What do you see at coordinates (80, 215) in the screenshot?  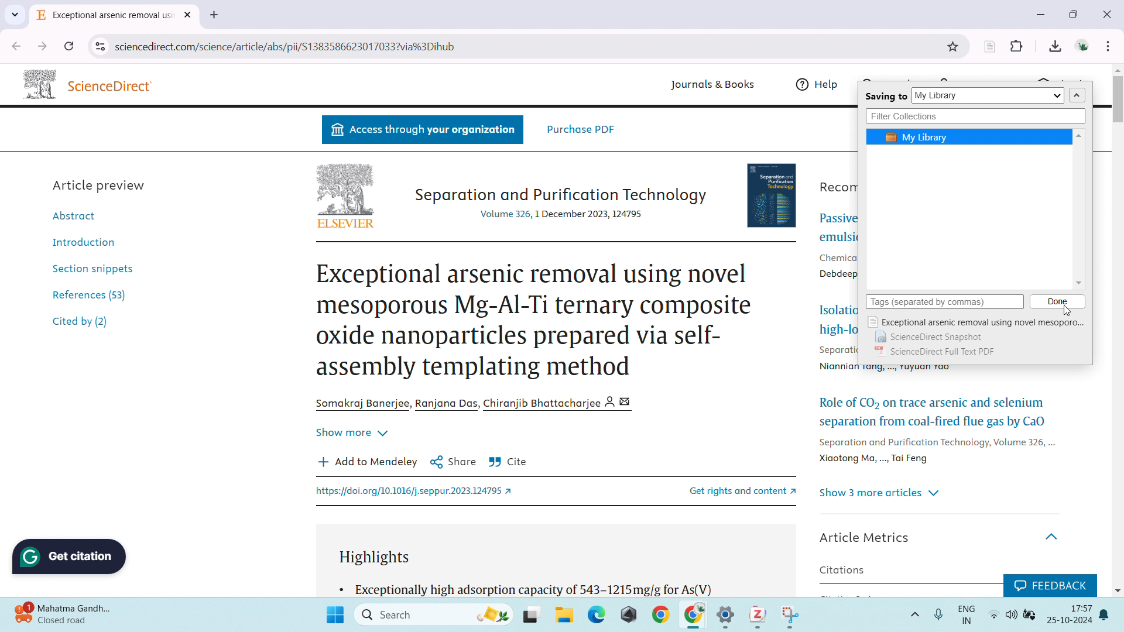 I see `Abstract` at bounding box center [80, 215].